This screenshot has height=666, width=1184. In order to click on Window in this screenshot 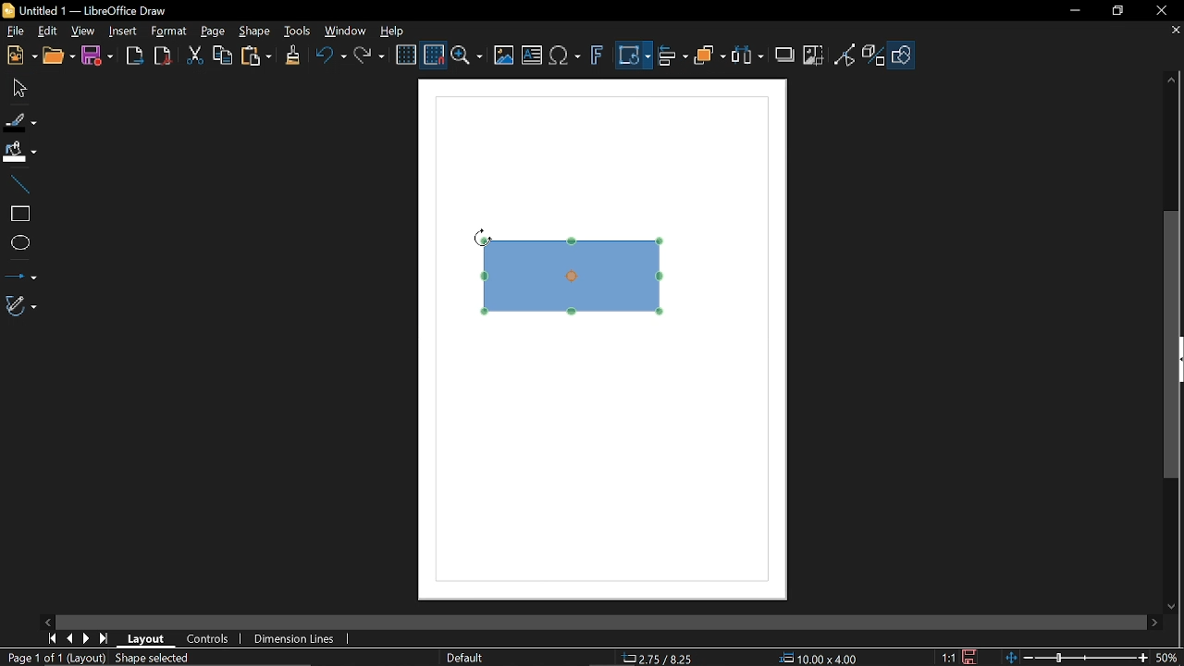, I will do `click(342, 32)`.